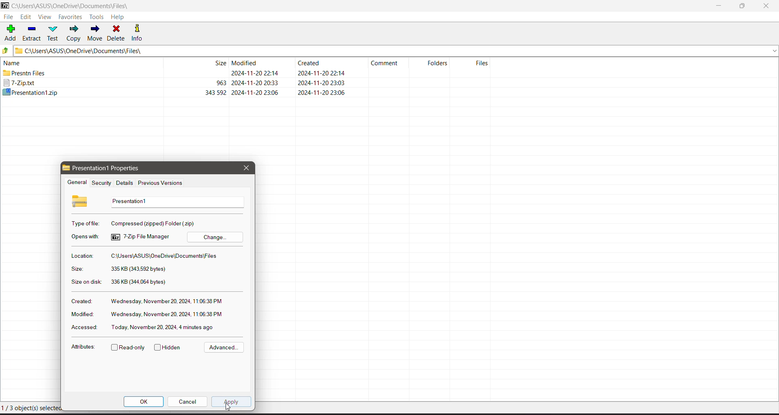 The width and height of the screenshot is (779, 415). I want to click on Default app changed, so click(140, 237).